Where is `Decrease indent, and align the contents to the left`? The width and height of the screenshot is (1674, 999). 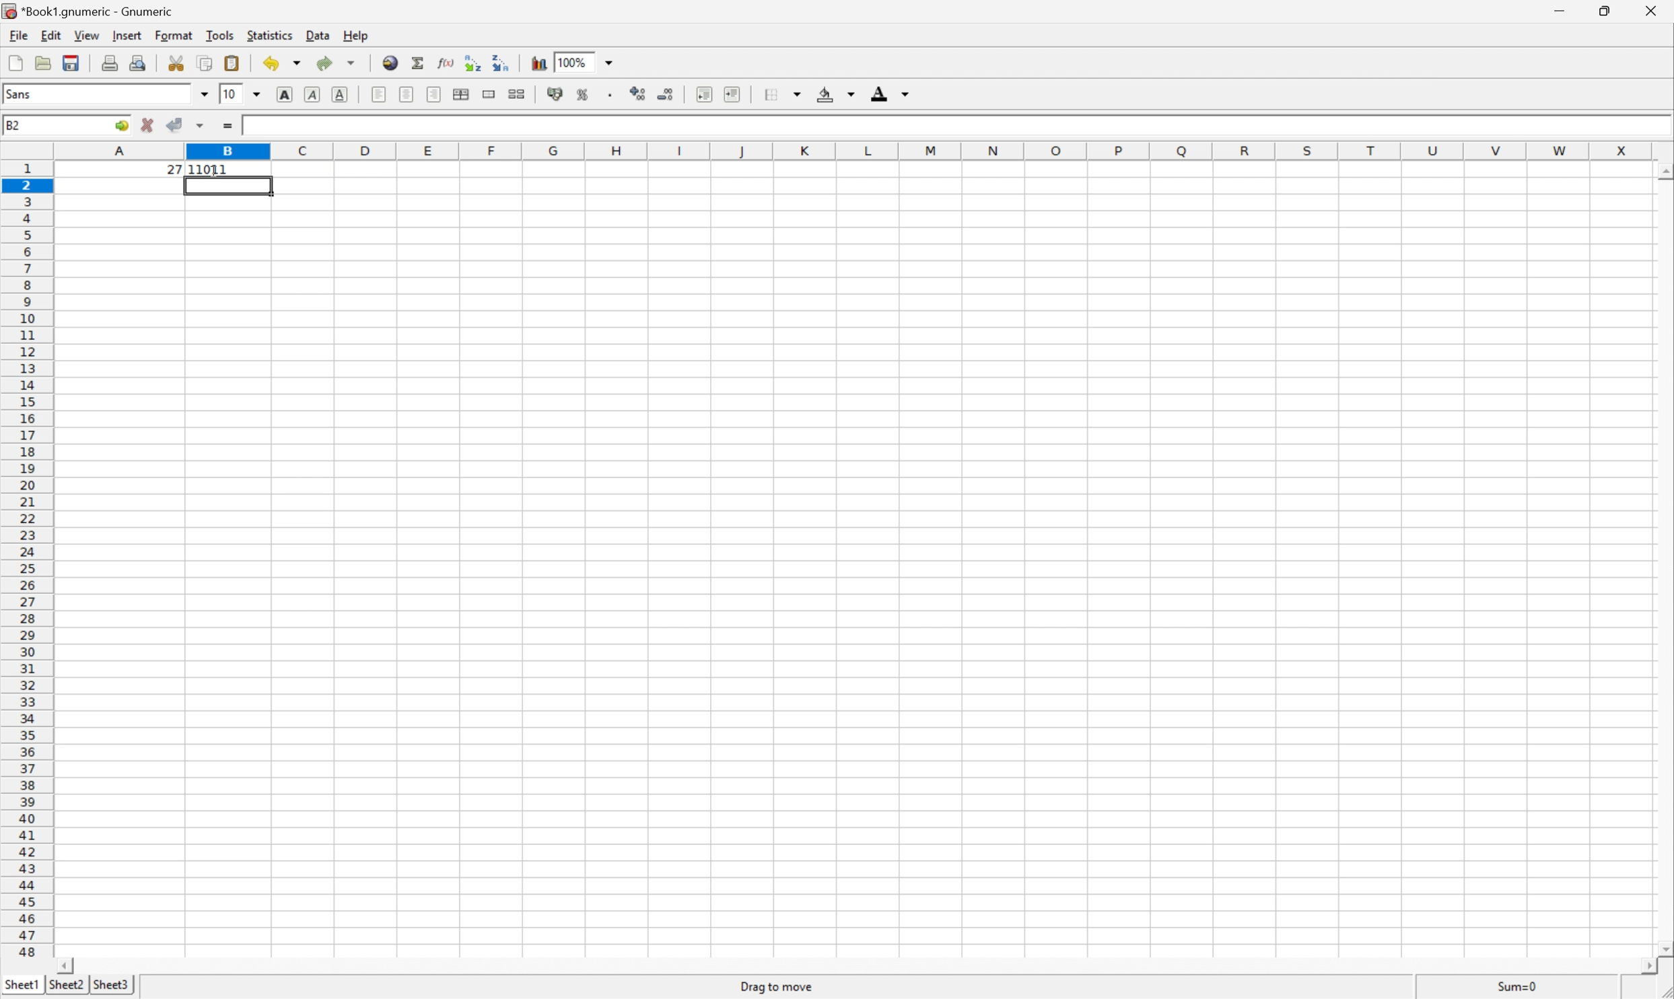 Decrease indent, and align the contents to the left is located at coordinates (704, 94).